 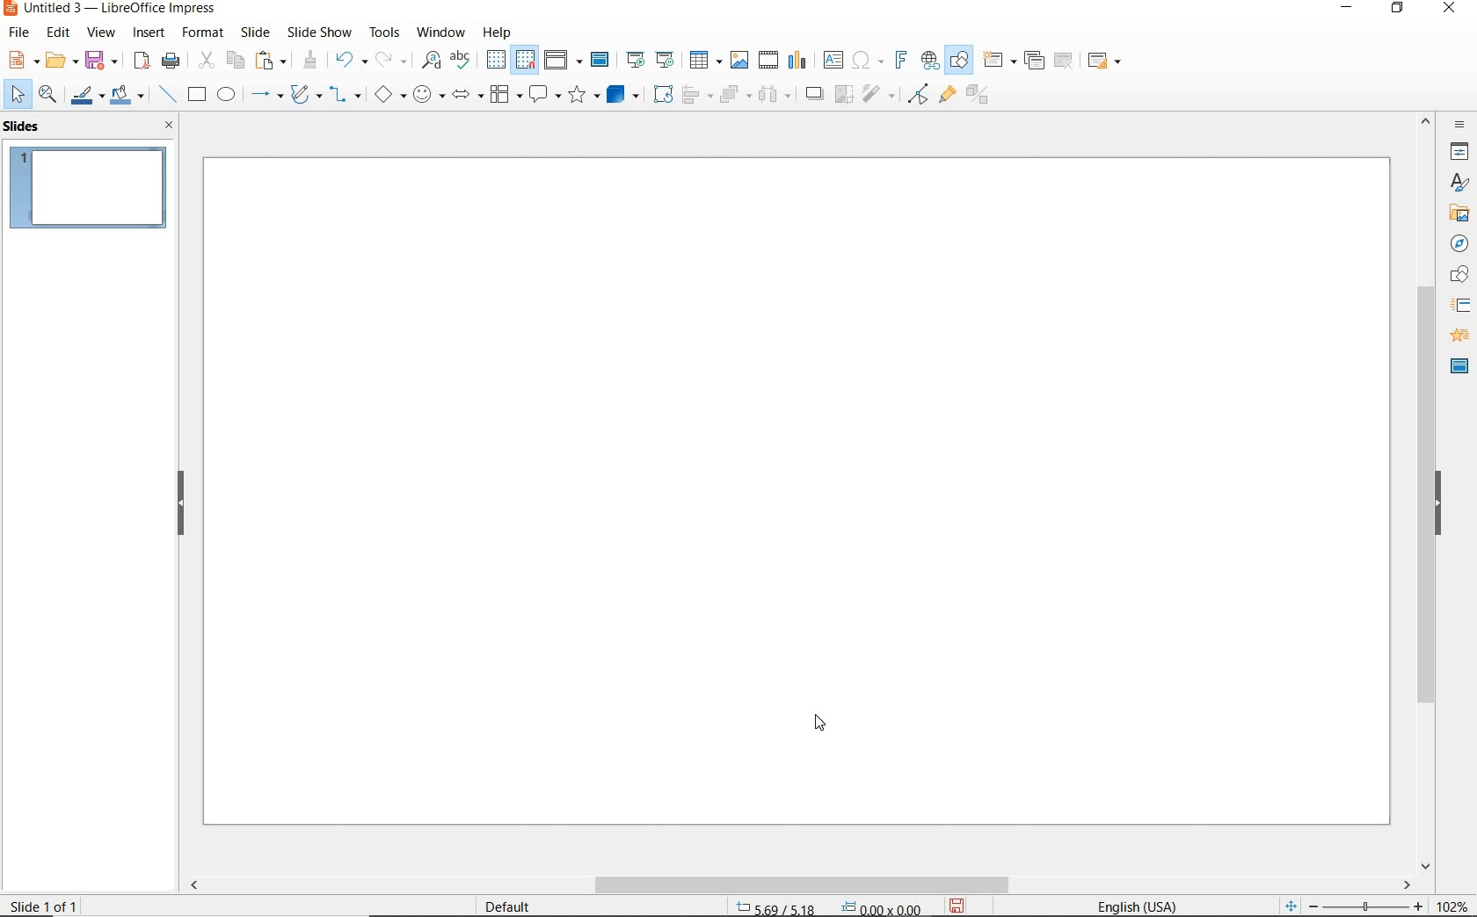 I want to click on CALLOUT SHAPES, so click(x=542, y=96).